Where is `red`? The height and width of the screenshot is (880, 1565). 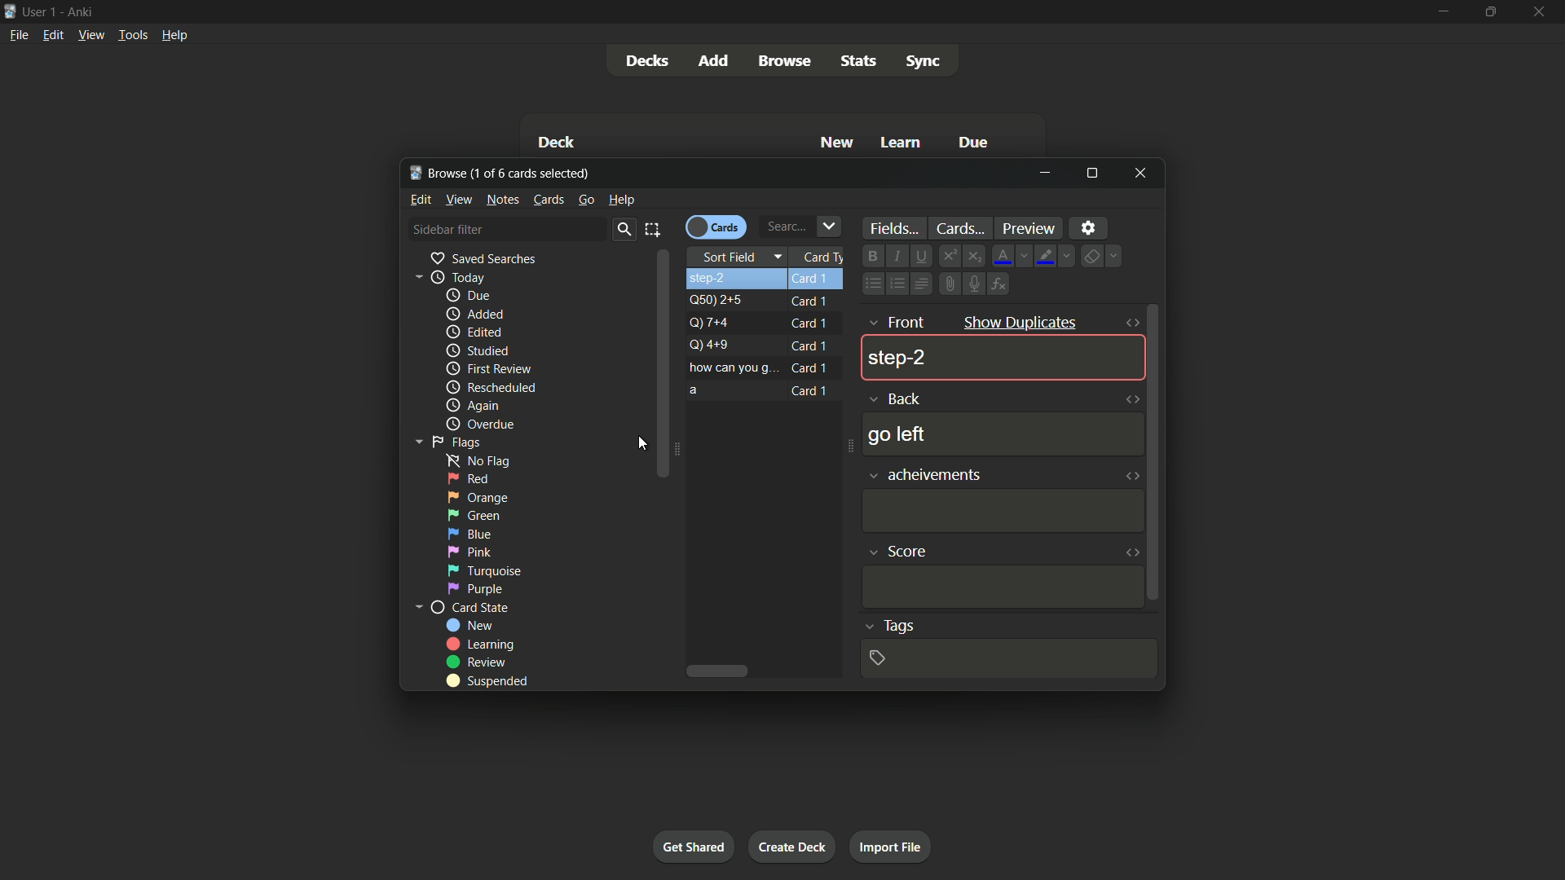
red is located at coordinates (468, 479).